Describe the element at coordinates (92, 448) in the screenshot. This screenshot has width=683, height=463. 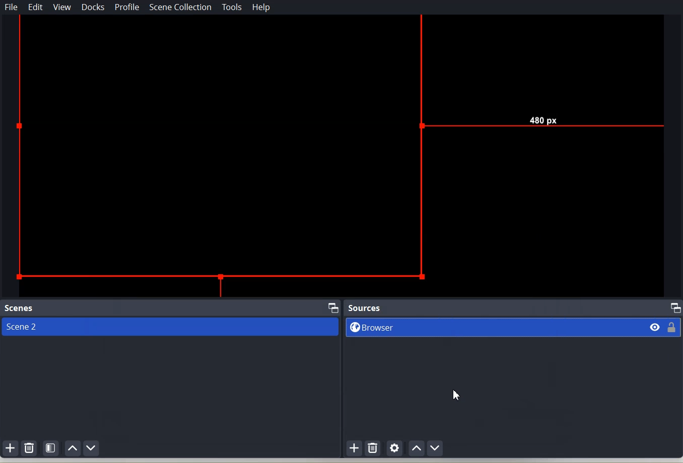
I see `Move scene Down` at that location.